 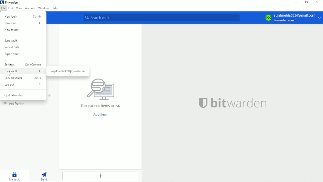 What do you see at coordinates (69, 72) in the screenshot?
I see `sujalmehla333@gmall.com` at bounding box center [69, 72].